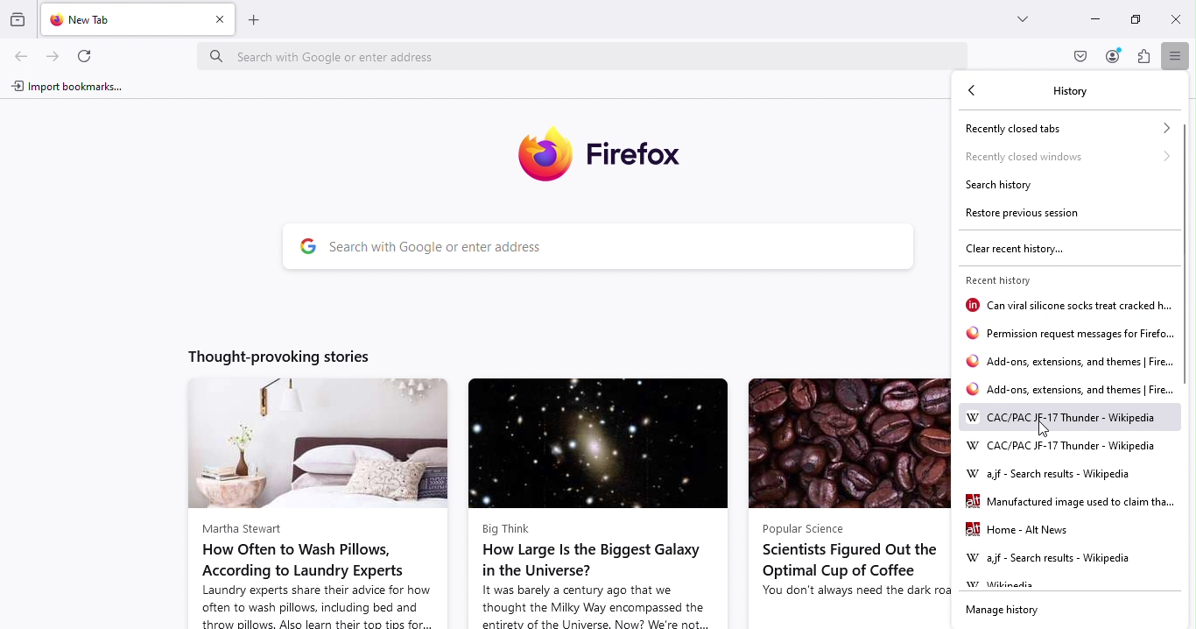  I want to click on Manage history, so click(1005, 611).